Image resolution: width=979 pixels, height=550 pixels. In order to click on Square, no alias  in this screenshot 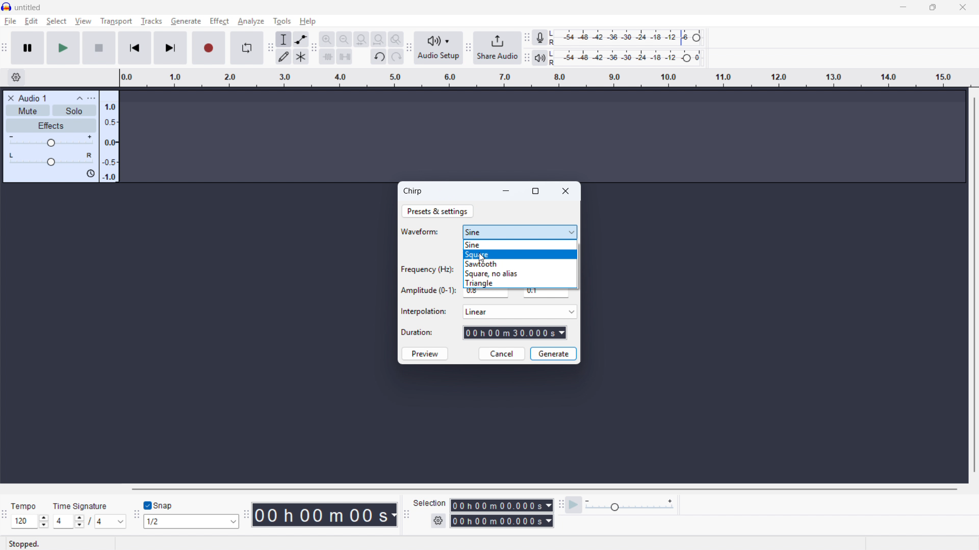, I will do `click(520, 273)`.